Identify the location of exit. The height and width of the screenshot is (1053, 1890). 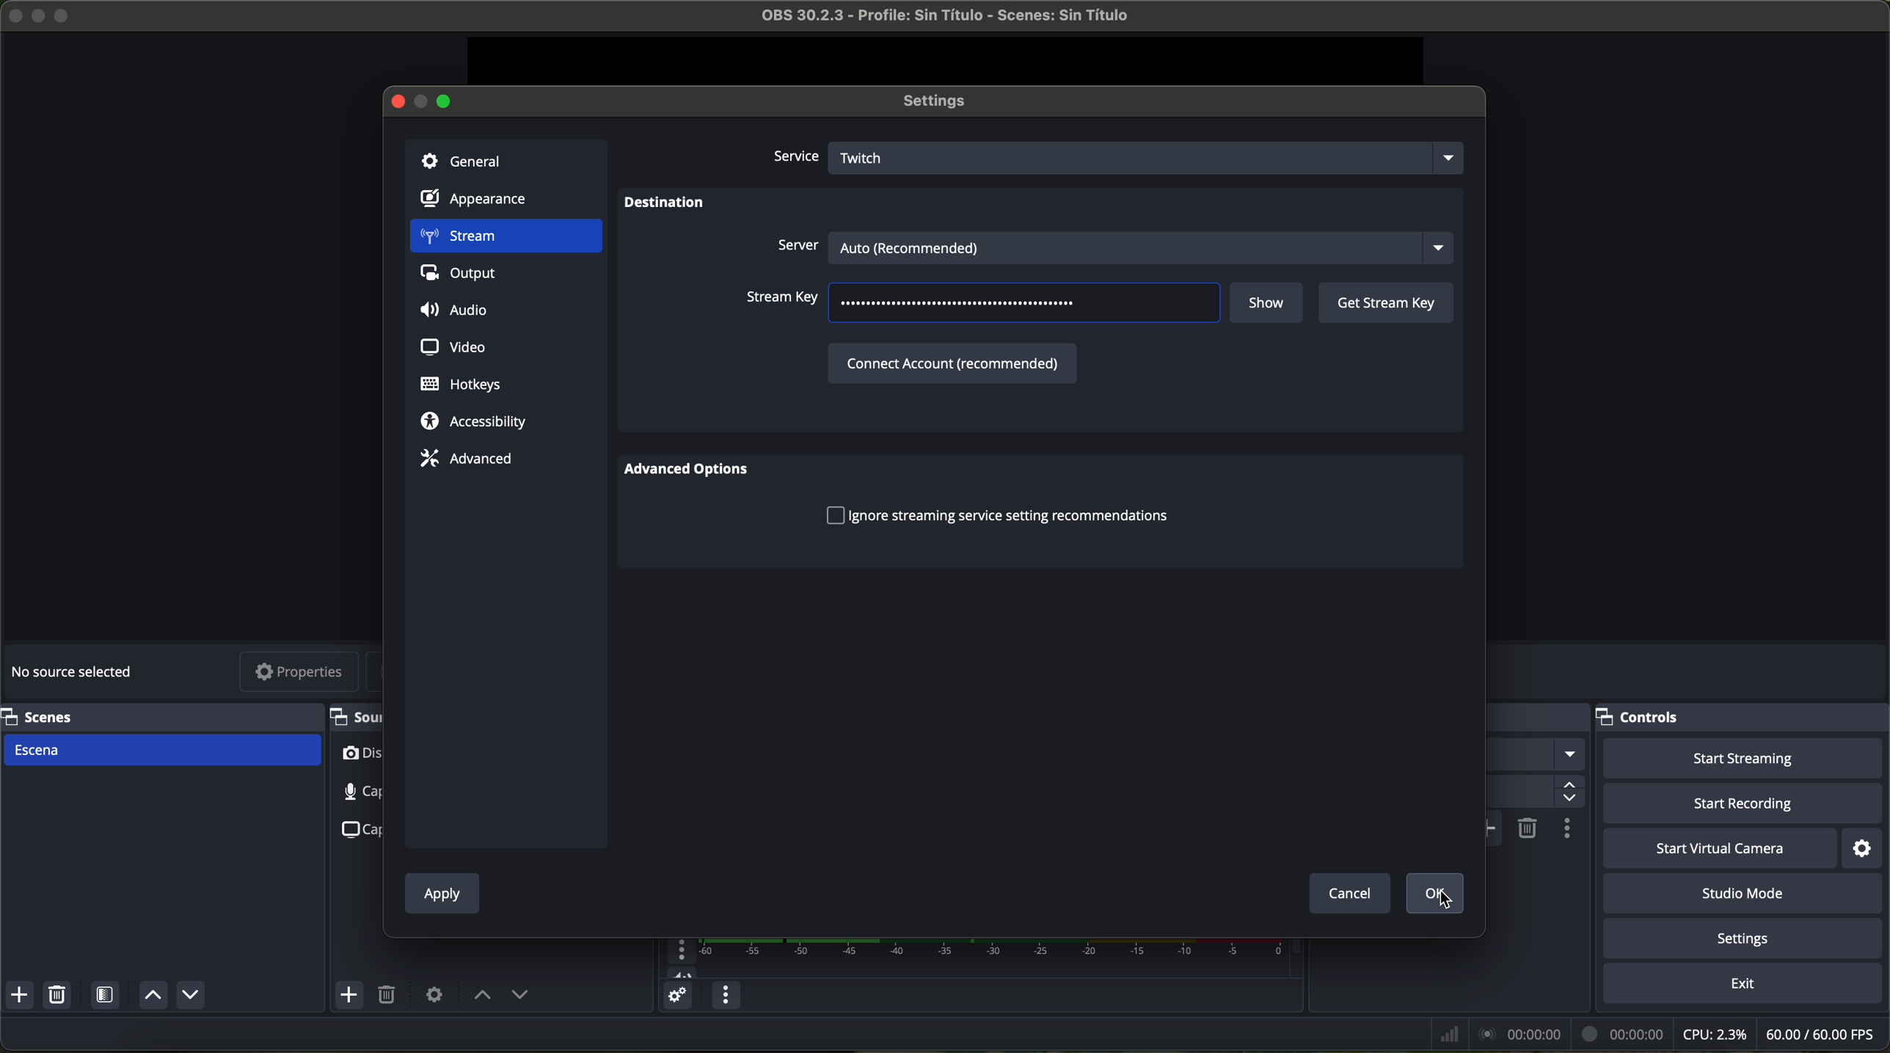
(1745, 986).